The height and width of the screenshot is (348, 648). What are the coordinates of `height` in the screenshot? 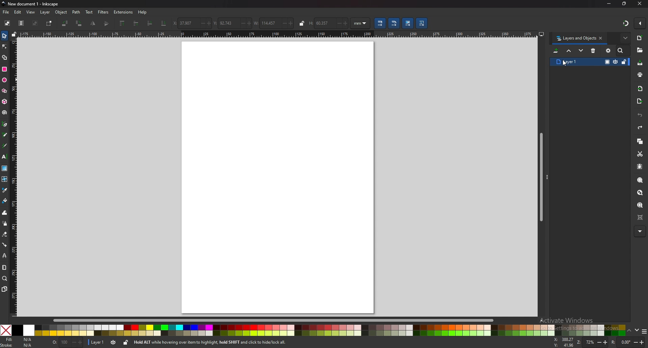 It's located at (319, 23).